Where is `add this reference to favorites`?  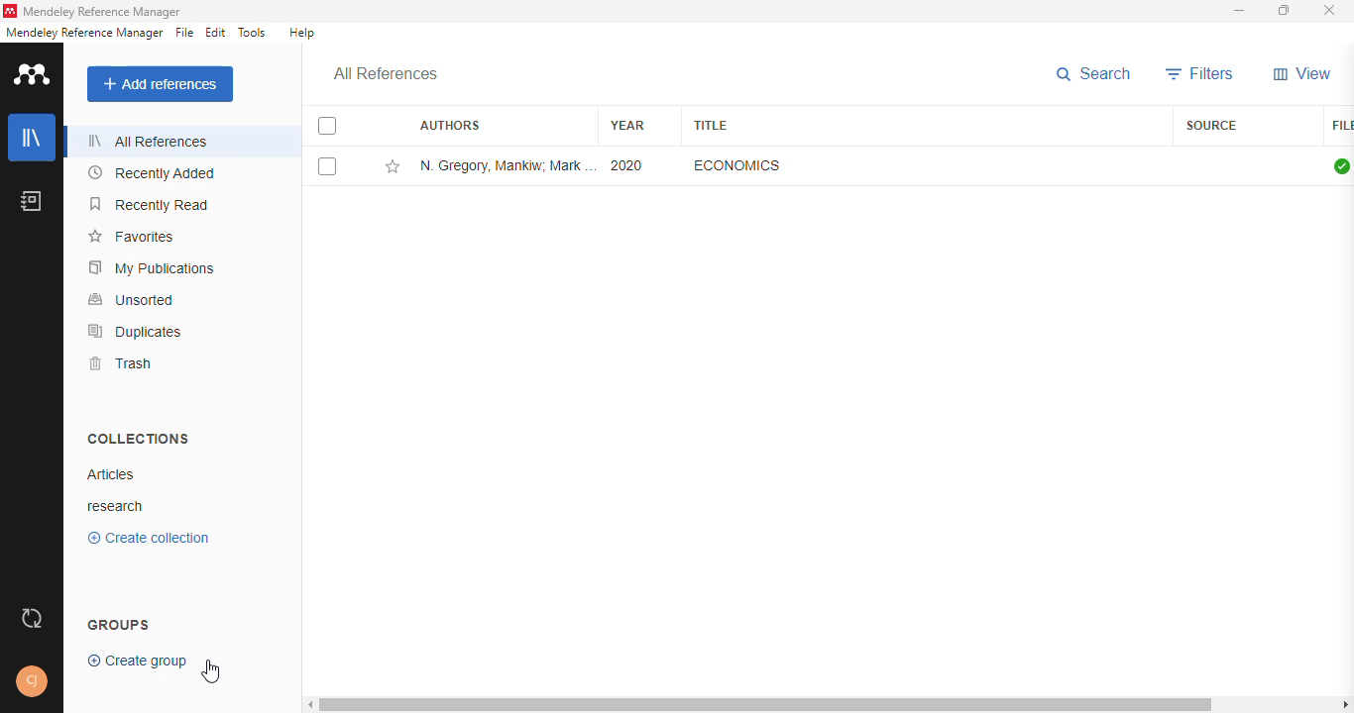 add this reference to favorites is located at coordinates (394, 167).